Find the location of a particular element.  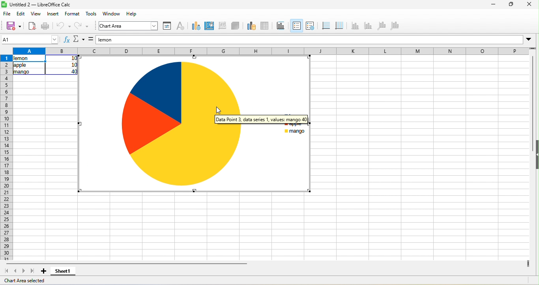

40 is located at coordinates (63, 71).